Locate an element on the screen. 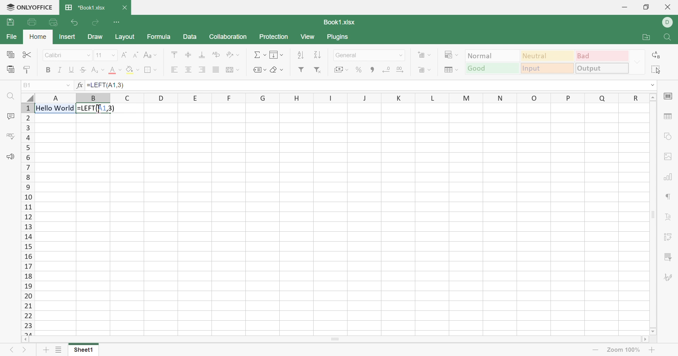  Align left is located at coordinates (174, 70).